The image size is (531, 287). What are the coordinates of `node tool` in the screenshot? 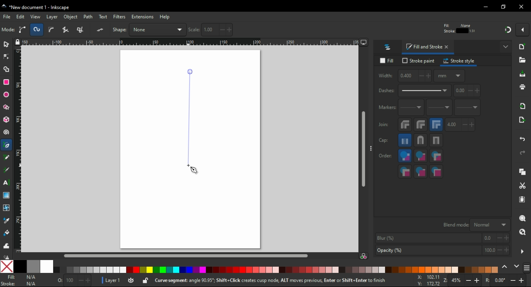 It's located at (7, 56).